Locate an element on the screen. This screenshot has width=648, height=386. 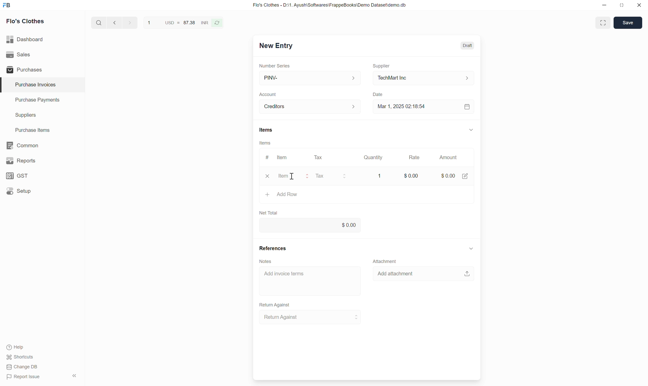
Quantity is located at coordinates (372, 157).